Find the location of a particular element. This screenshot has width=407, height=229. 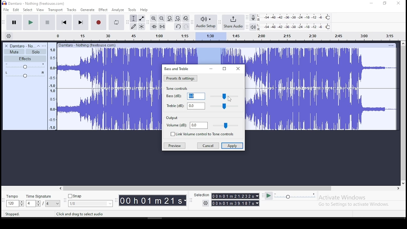

close is located at coordinates (398, 3).